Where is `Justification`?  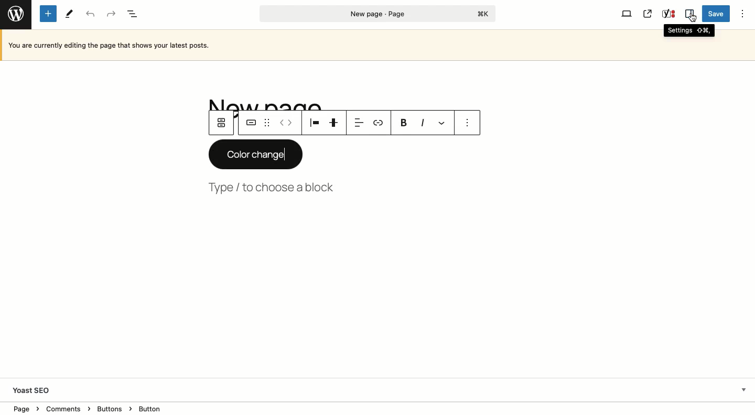
Justification is located at coordinates (335, 123).